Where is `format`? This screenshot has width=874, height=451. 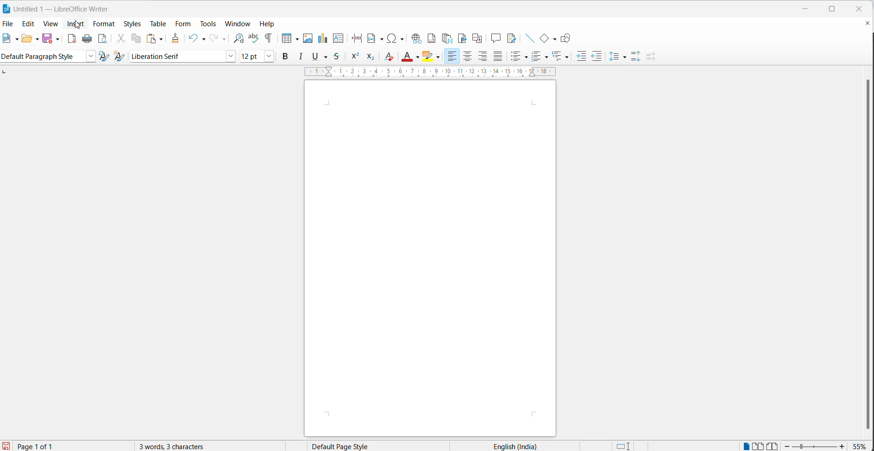
format is located at coordinates (103, 23).